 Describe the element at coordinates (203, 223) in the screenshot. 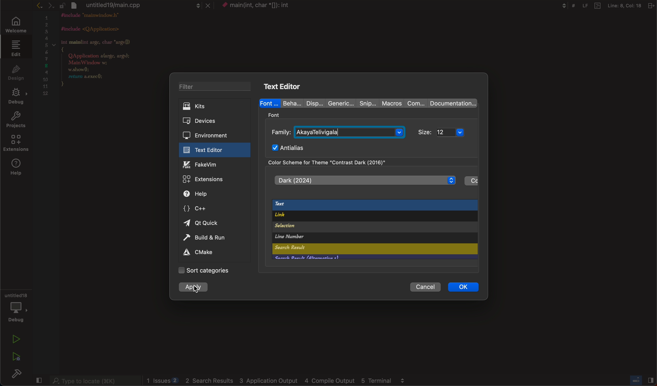

I see `quick` at that location.